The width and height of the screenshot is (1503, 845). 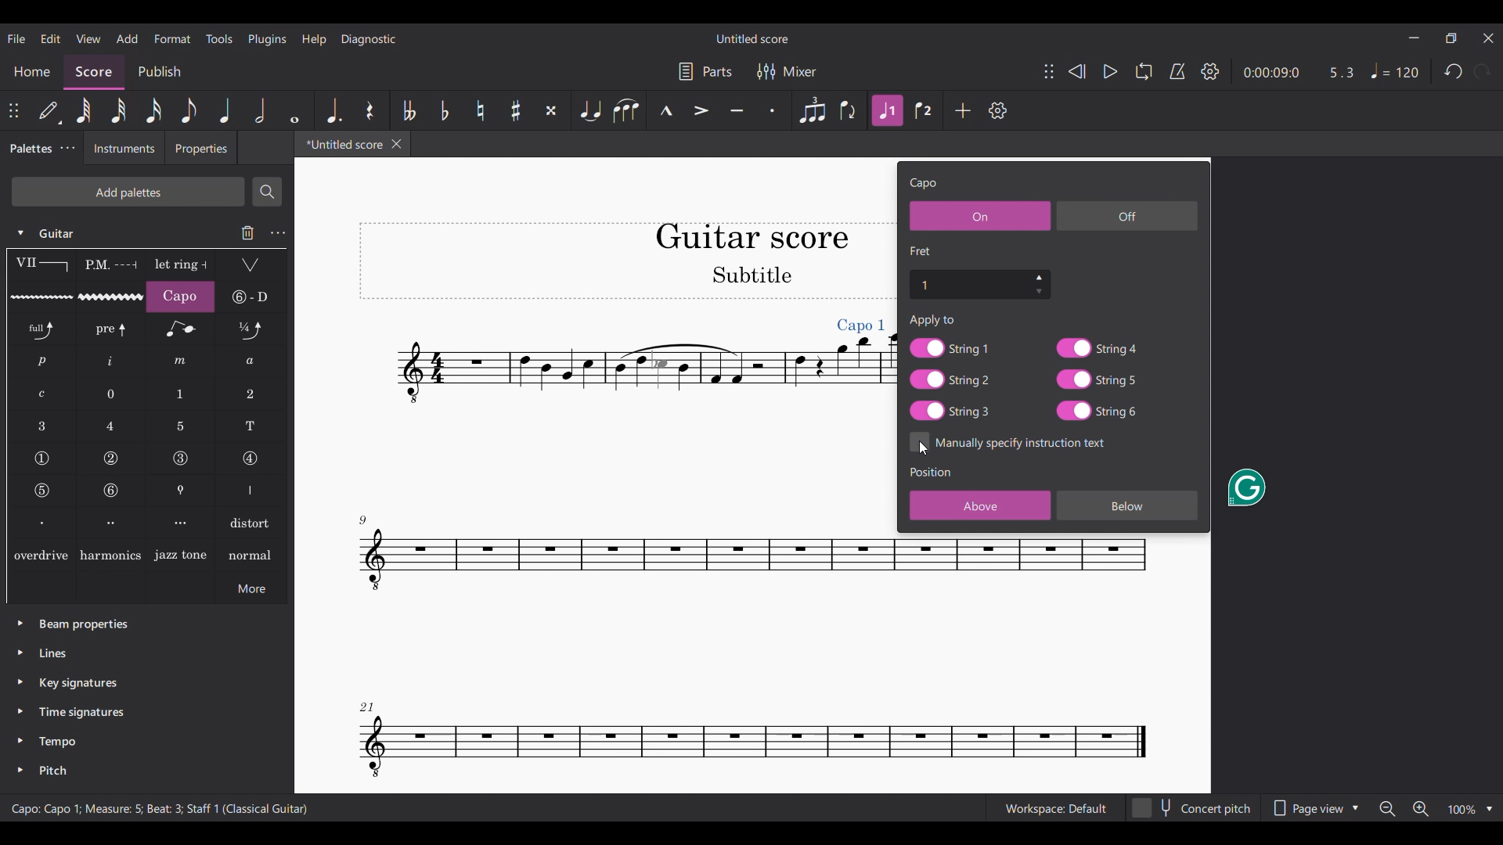 I want to click on Current duration, so click(x=1271, y=71).